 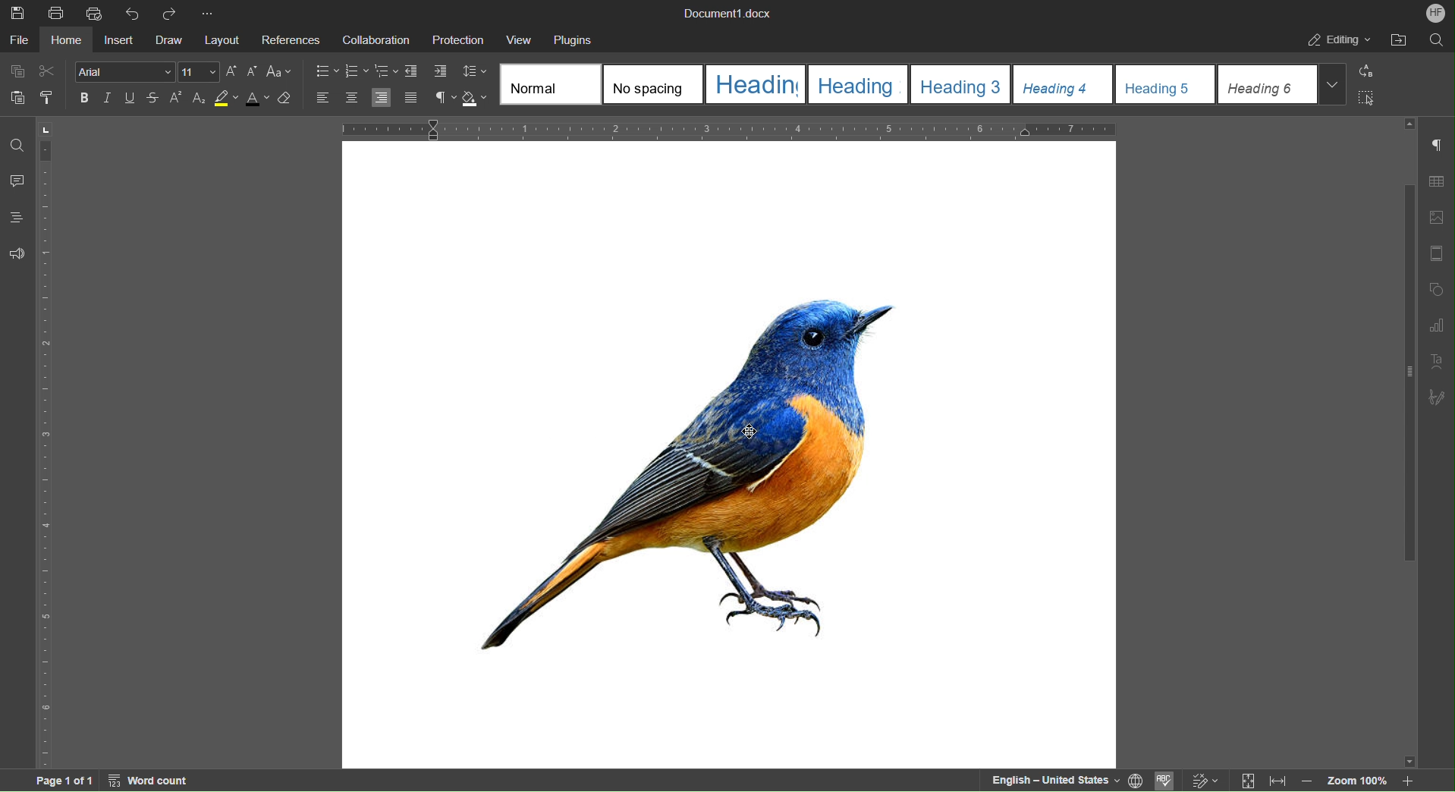 I want to click on Table, so click(x=1436, y=185).